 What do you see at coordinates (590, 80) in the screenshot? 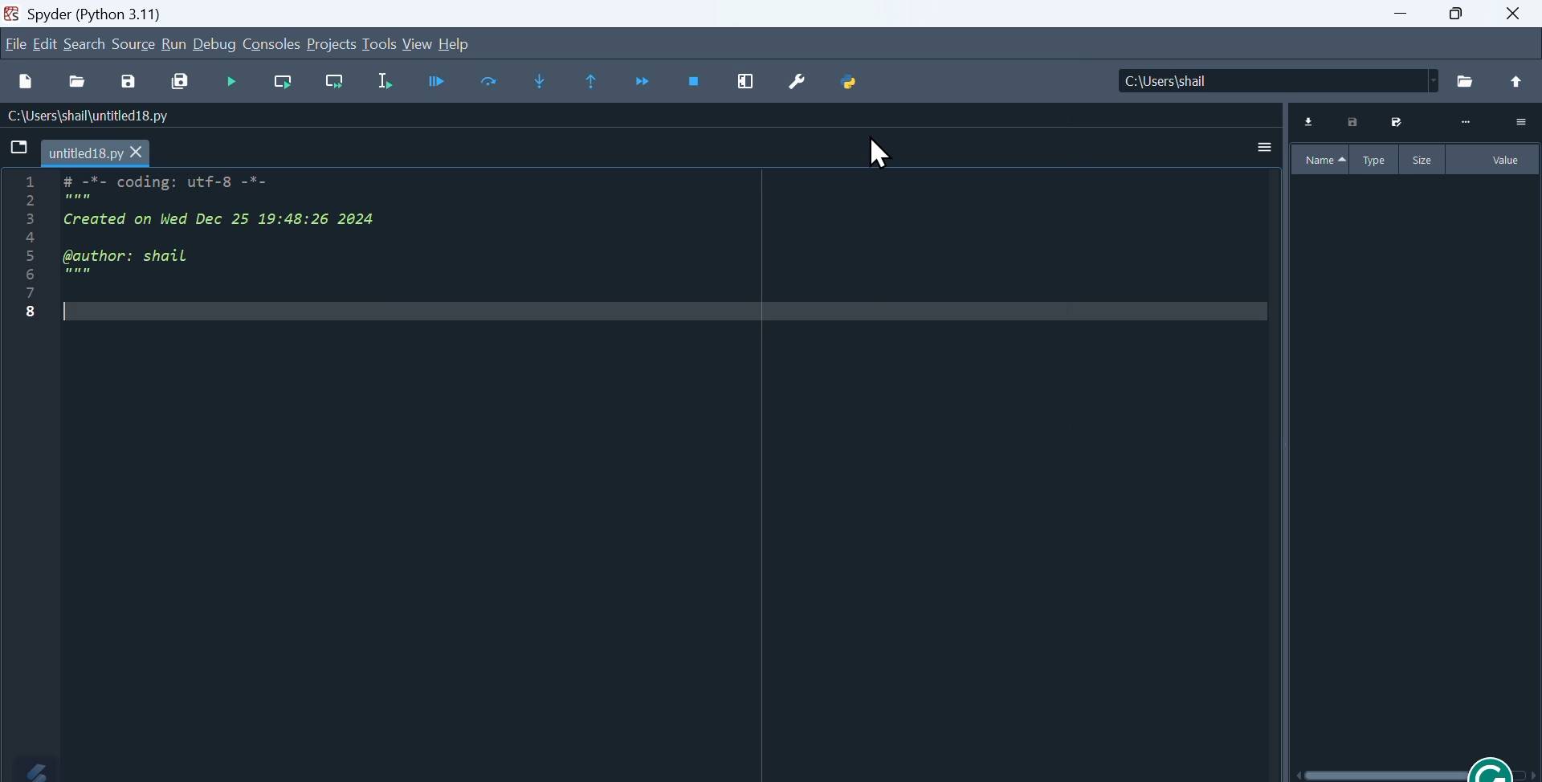
I see `Run until current function returns` at bounding box center [590, 80].